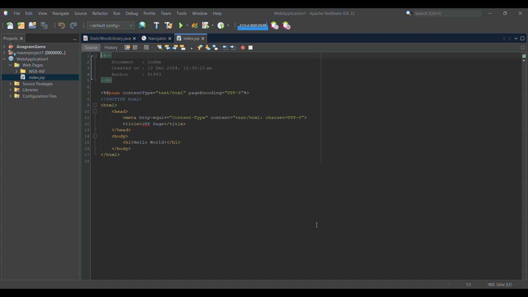 The height and width of the screenshot is (297, 528). What do you see at coordinates (215, 47) in the screenshot?
I see `Toggle bookmarks` at bounding box center [215, 47].